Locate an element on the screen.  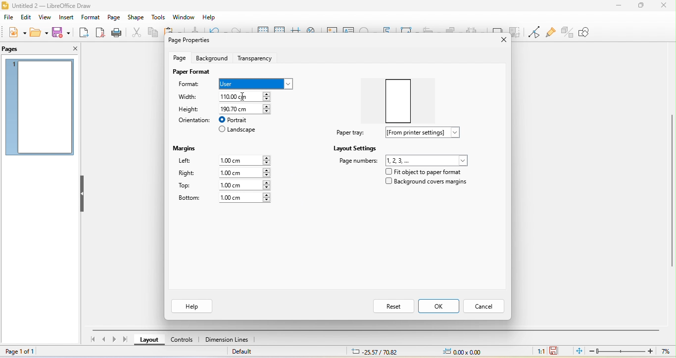
cancel is located at coordinates (485, 305).